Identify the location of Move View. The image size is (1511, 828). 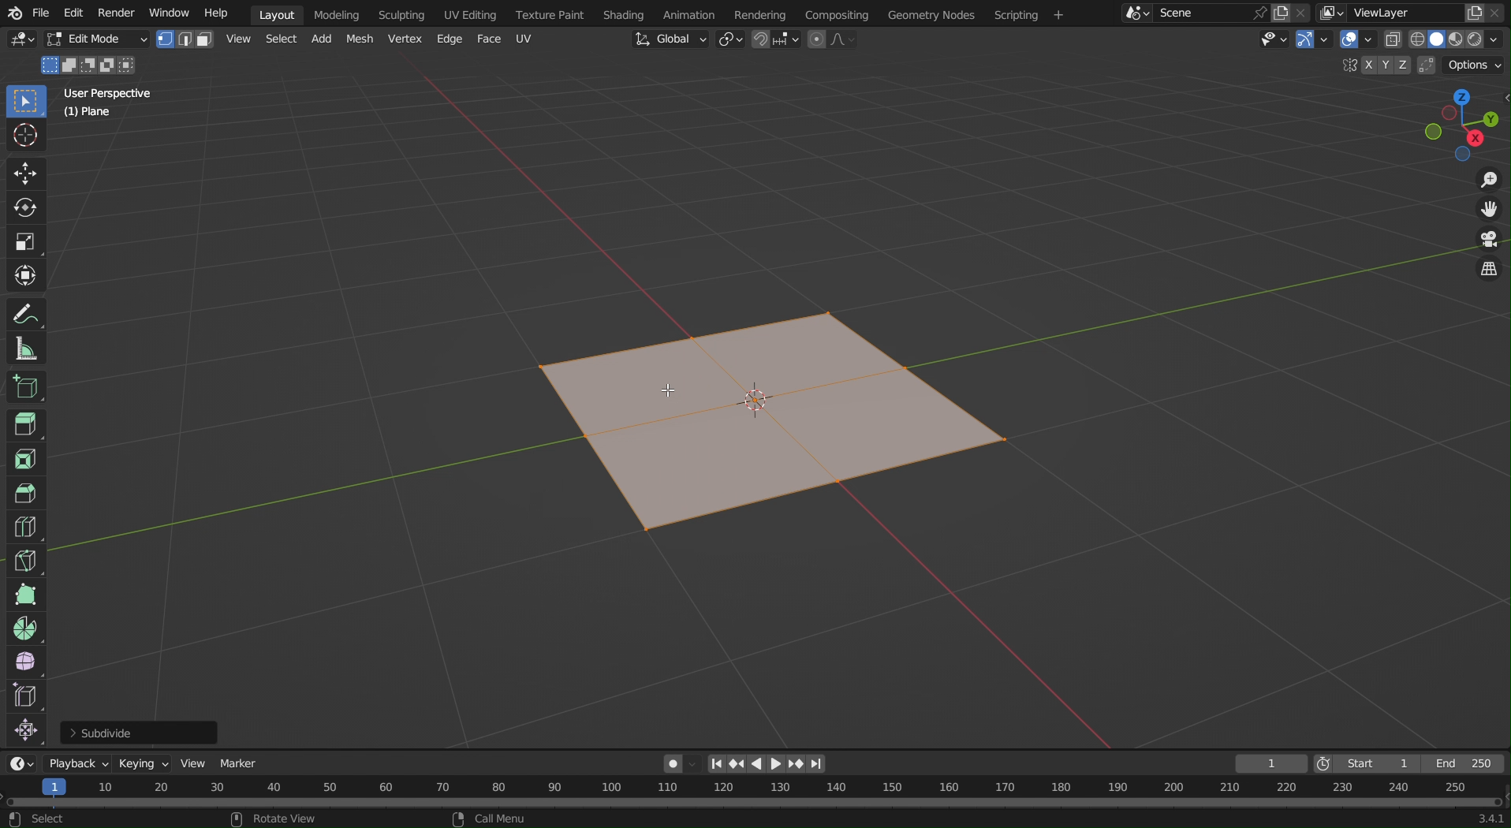
(1490, 214).